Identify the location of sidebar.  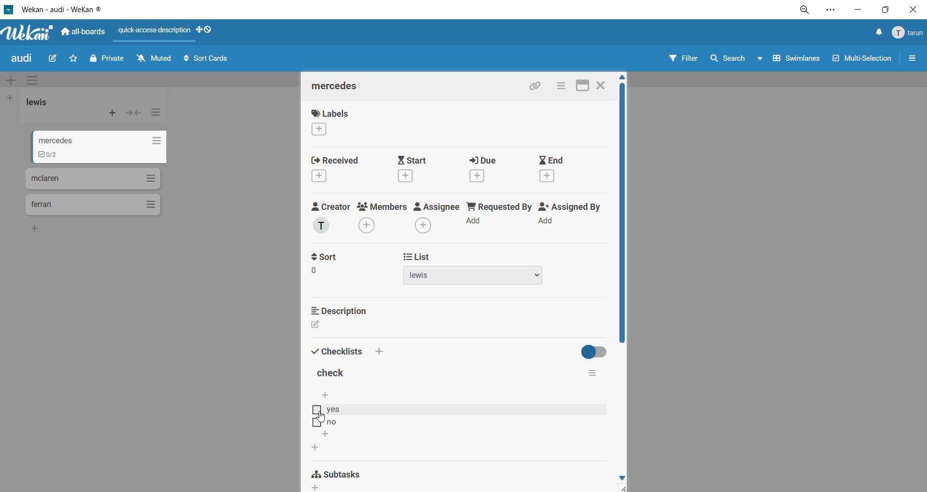
(910, 59).